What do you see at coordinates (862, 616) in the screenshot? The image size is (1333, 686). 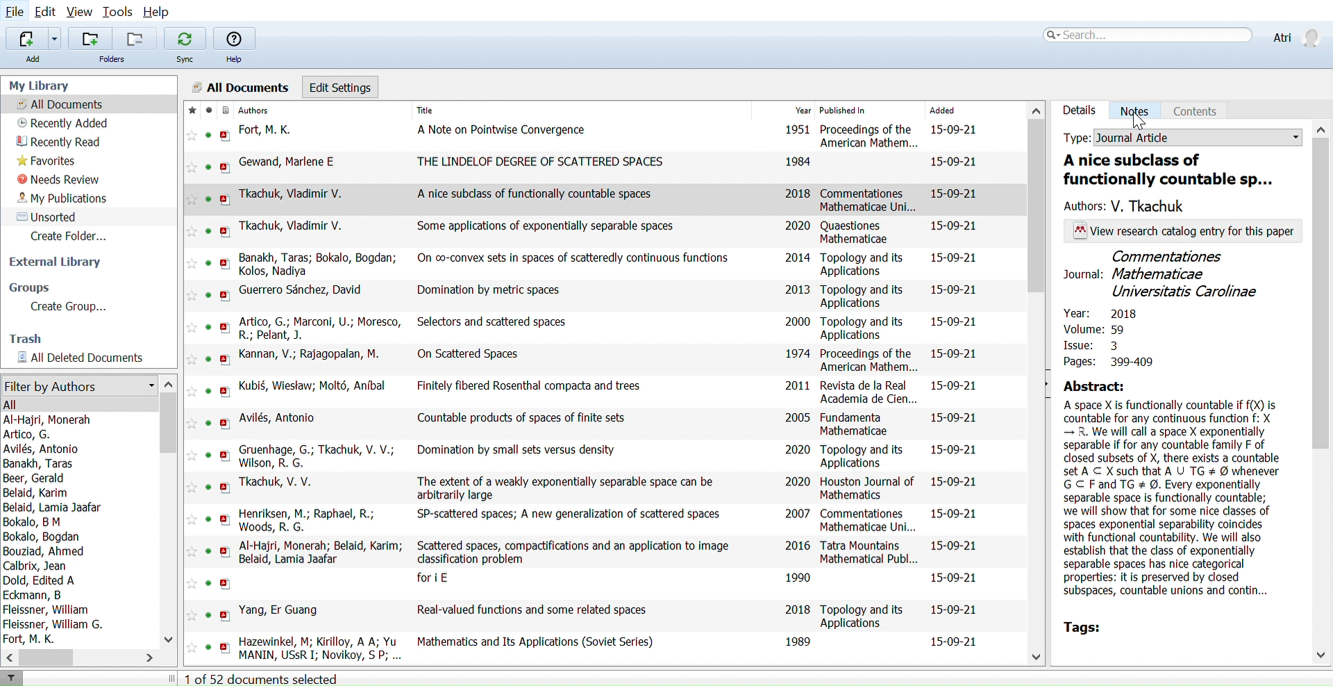 I see `Topology and its Applications` at bounding box center [862, 616].